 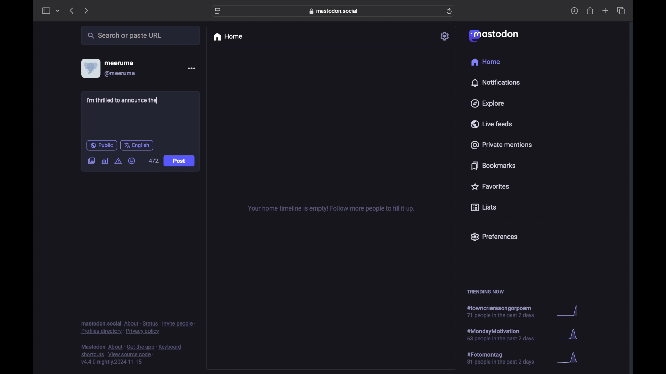 I want to click on trending now, so click(x=485, y=292).